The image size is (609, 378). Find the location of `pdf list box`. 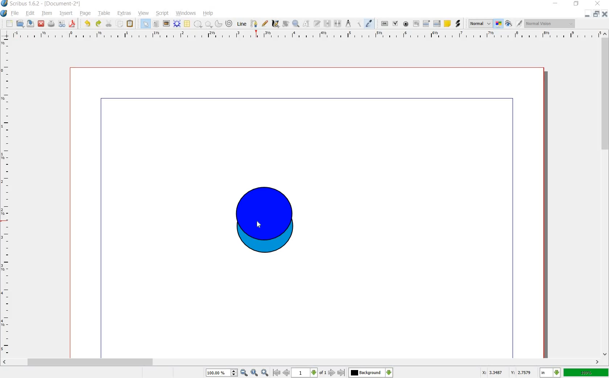

pdf list box is located at coordinates (437, 23).